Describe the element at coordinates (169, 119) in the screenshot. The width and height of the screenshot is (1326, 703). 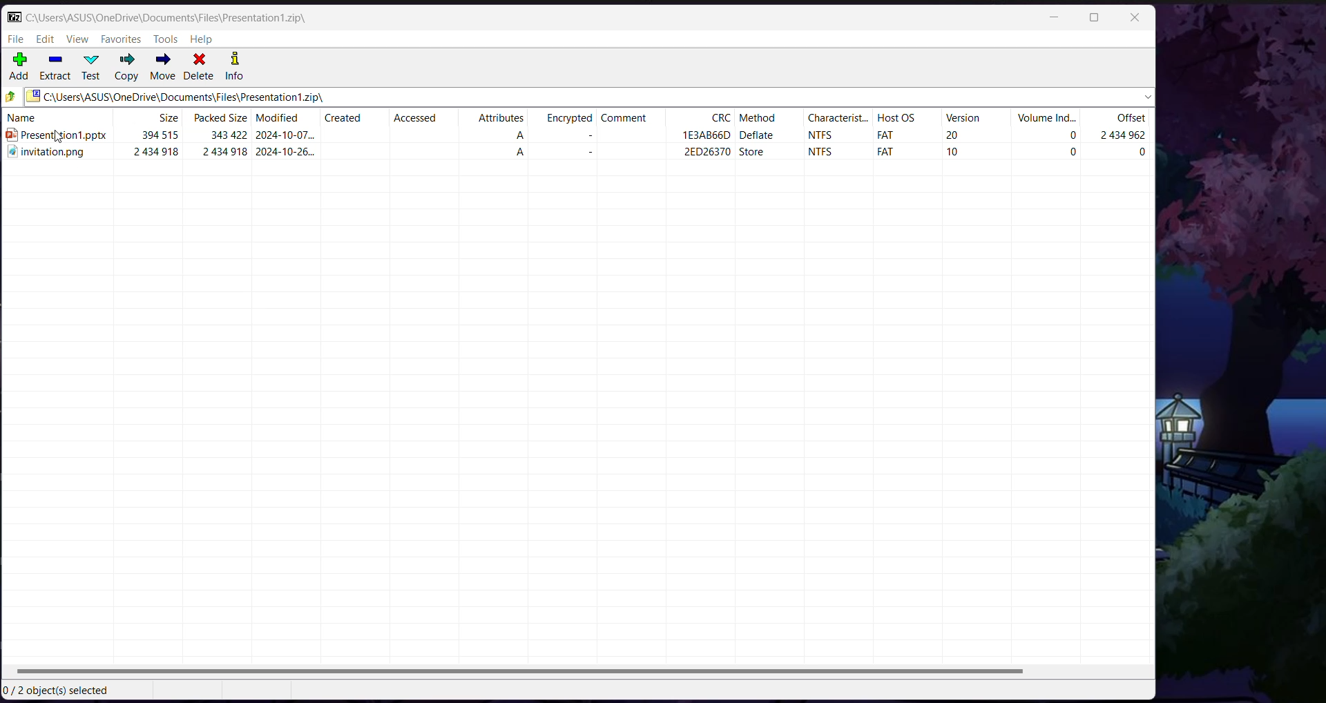
I see `size` at that location.